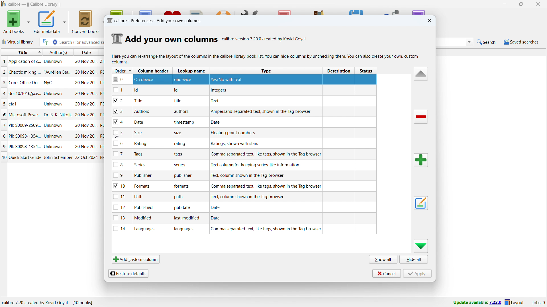 The image size is (547, 307). What do you see at coordinates (86, 22) in the screenshot?
I see `convert books` at bounding box center [86, 22].